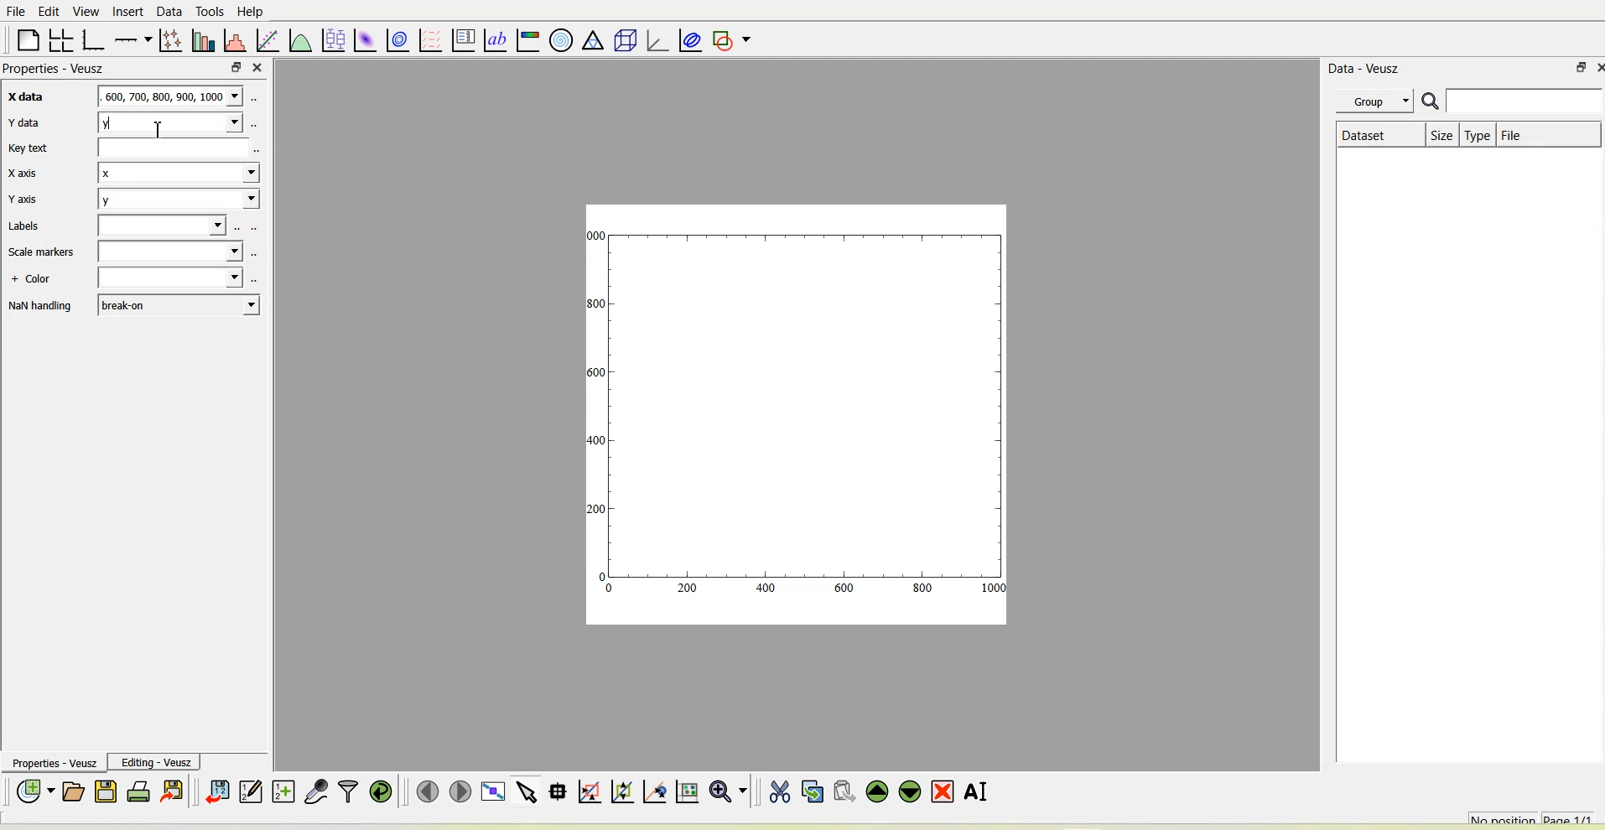 The width and height of the screenshot is (1605, 830). What do you see at coordinates (25, 173) in the screenshot?
I see `X axis` at bounding box center [25, 173].